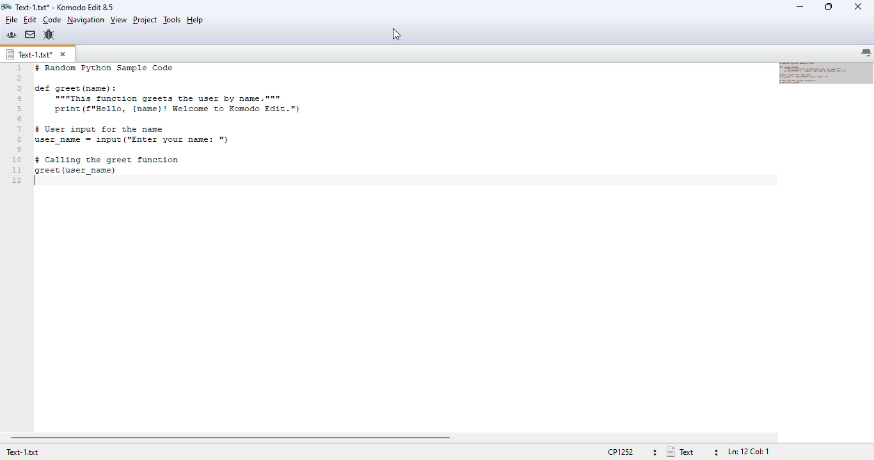  Describe the element at coordinates (29, 54) in the screenshot. I see `text-1` at that location.